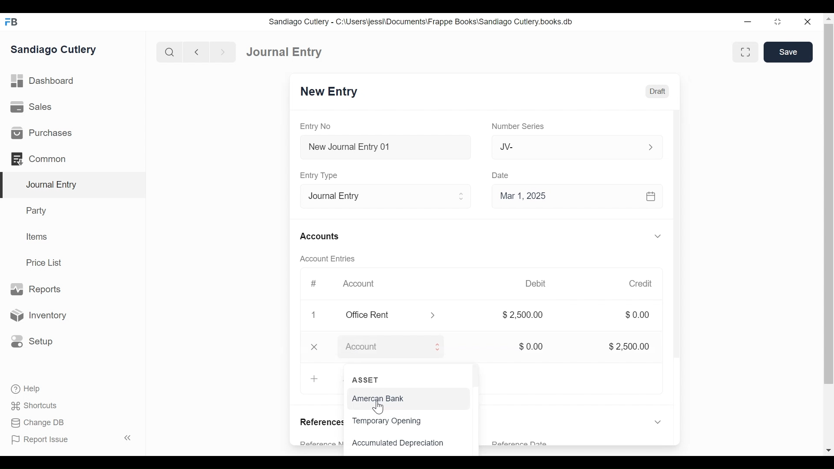 The image size is (834, 469). Describe the element at coordinates (379, 408) in the screenshot. I see `cursor` at that location.